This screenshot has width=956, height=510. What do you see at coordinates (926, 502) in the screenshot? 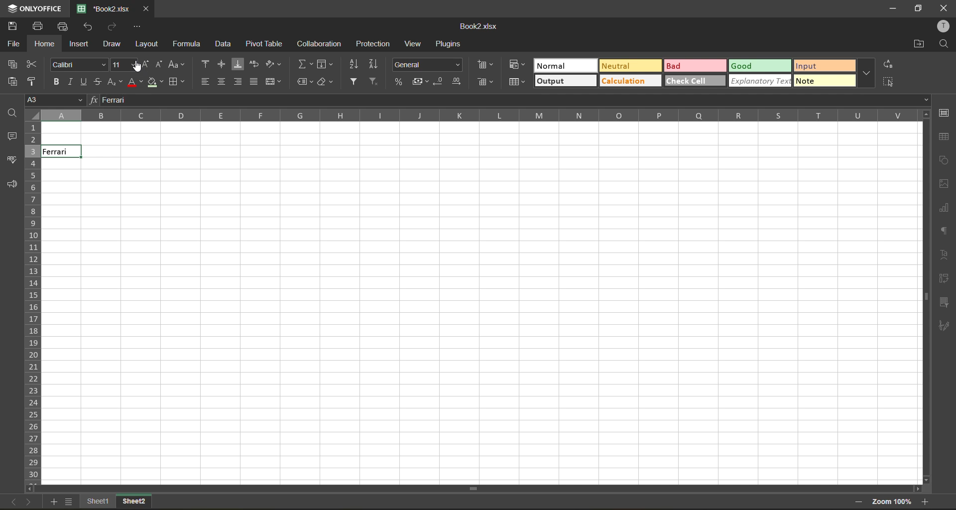
I see `zoom in` at bounding box center [926, 502].